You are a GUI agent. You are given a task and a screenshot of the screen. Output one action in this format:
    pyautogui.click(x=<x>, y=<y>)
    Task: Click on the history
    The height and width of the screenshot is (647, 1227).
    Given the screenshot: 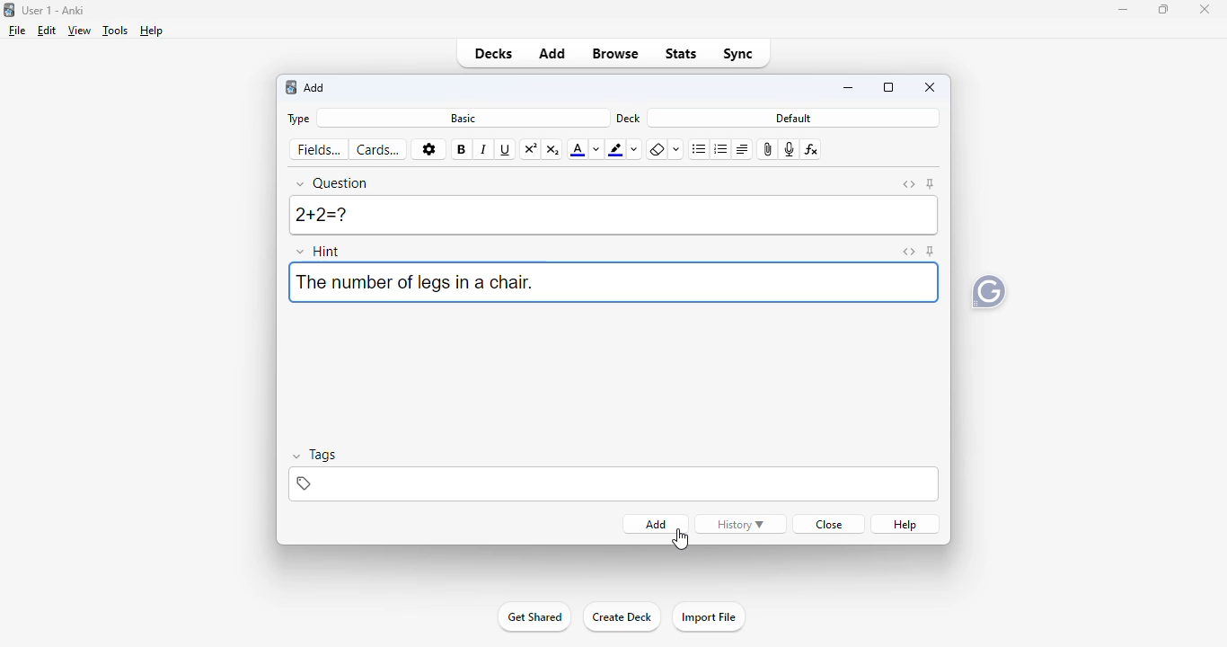 What is the action you would take?
    pyautogui.click(x=740, y=525)
    